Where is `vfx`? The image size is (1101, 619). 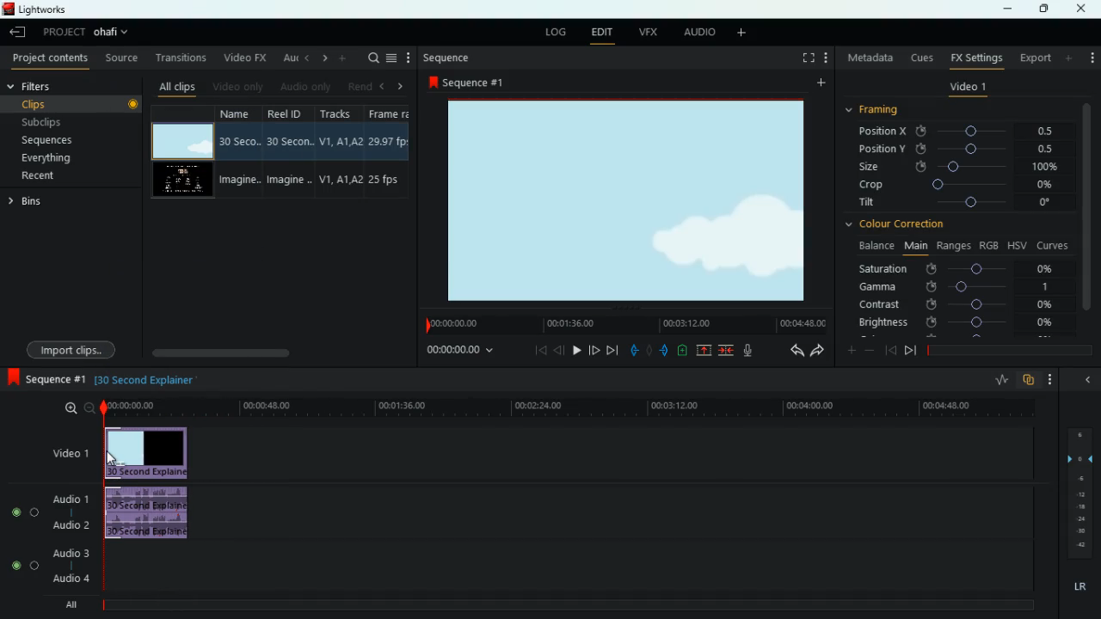 vfx is located at coordinates (645, 33).